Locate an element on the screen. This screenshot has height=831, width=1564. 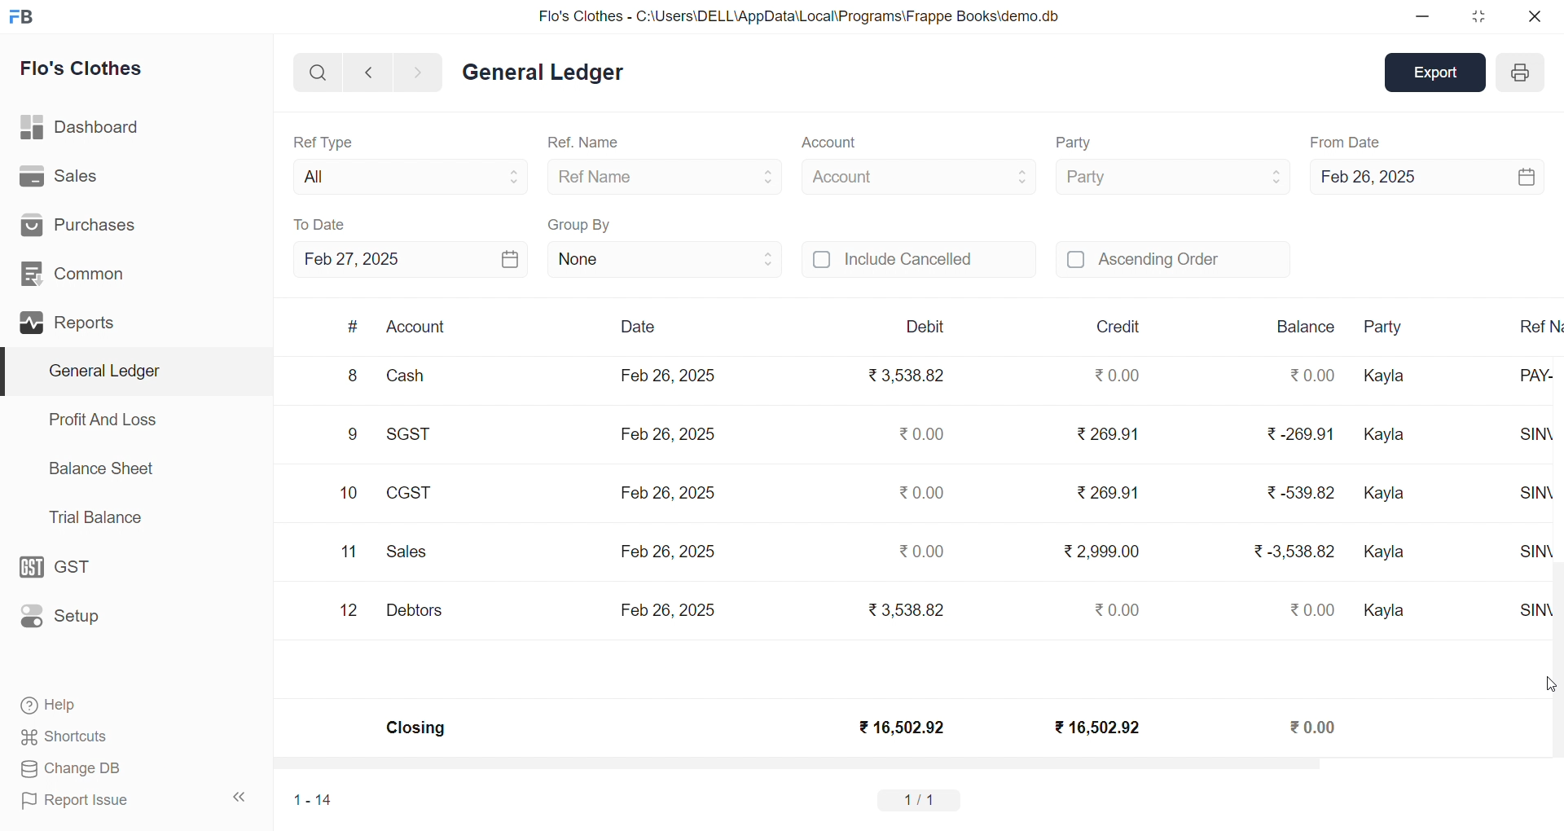
Ref N.. is located at coordinates (1539, 325).